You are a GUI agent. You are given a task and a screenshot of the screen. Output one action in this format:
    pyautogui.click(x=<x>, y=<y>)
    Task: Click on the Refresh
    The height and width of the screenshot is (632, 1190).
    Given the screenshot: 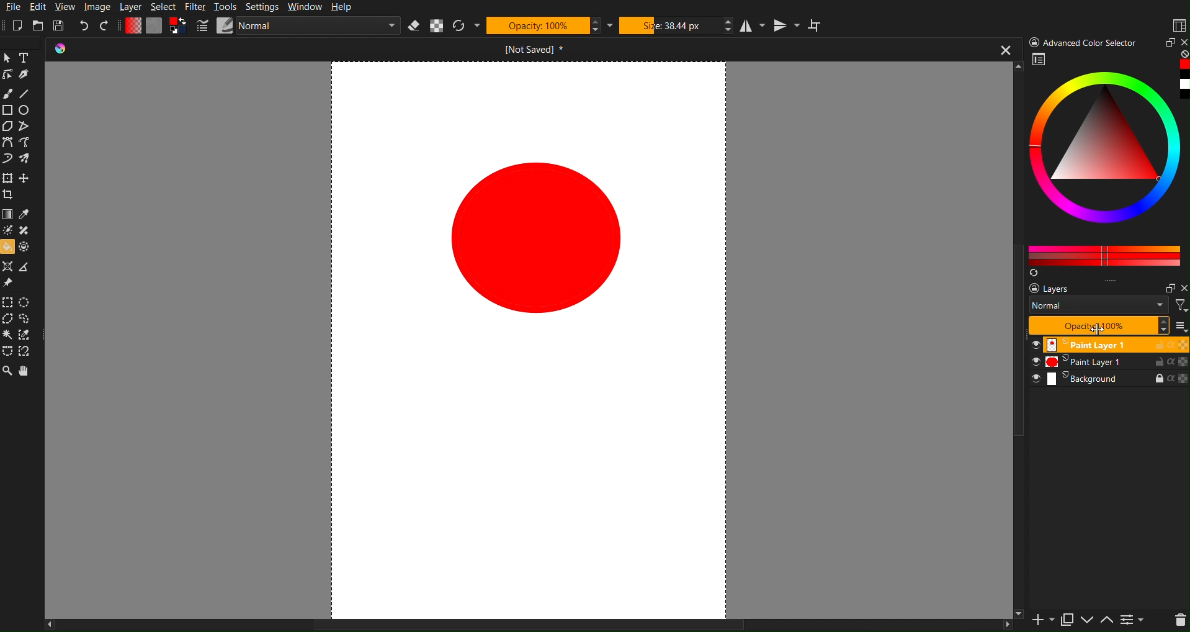 What is the action you would take?
    pyautogui.click(x=468, y=27)
    